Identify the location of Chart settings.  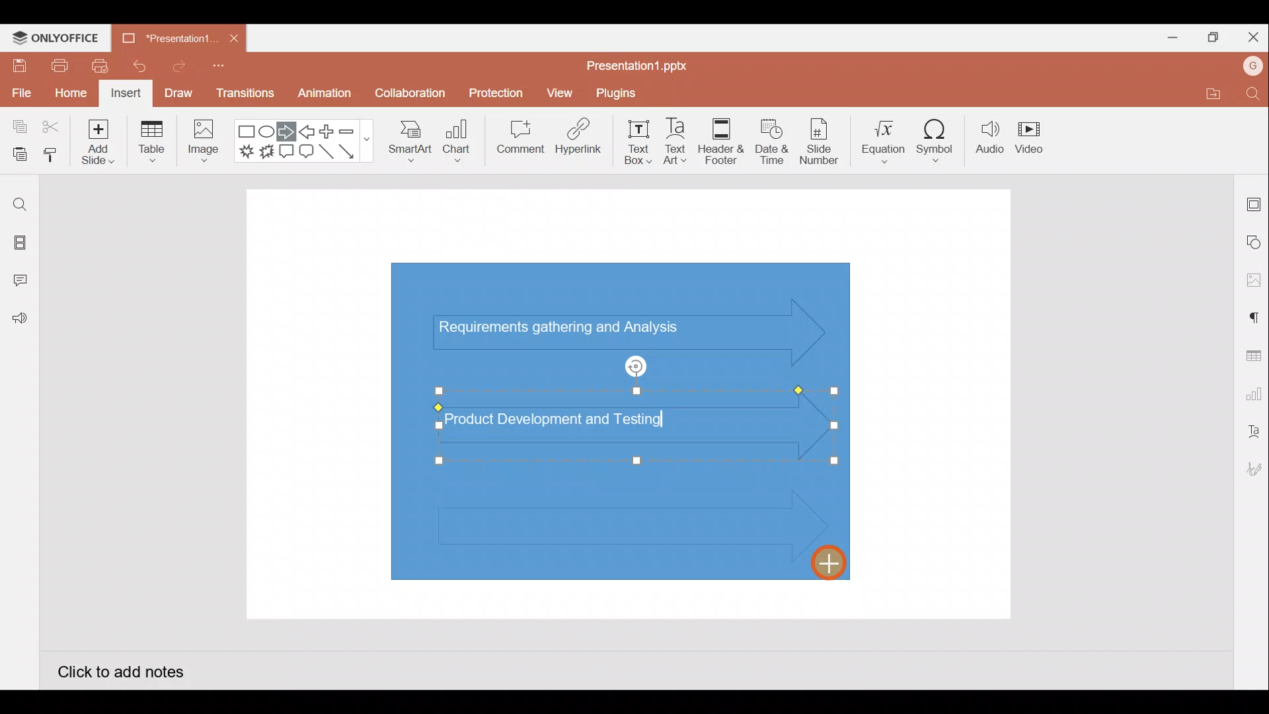
(1252, 391).